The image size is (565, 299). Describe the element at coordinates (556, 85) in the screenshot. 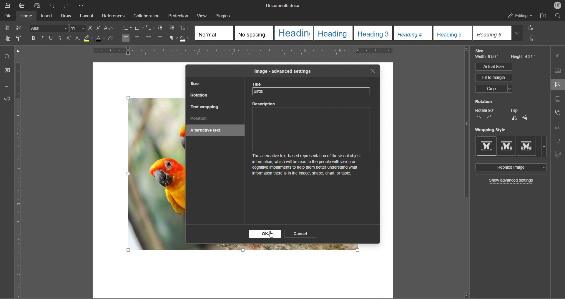

I see `Image Settings` at that location.